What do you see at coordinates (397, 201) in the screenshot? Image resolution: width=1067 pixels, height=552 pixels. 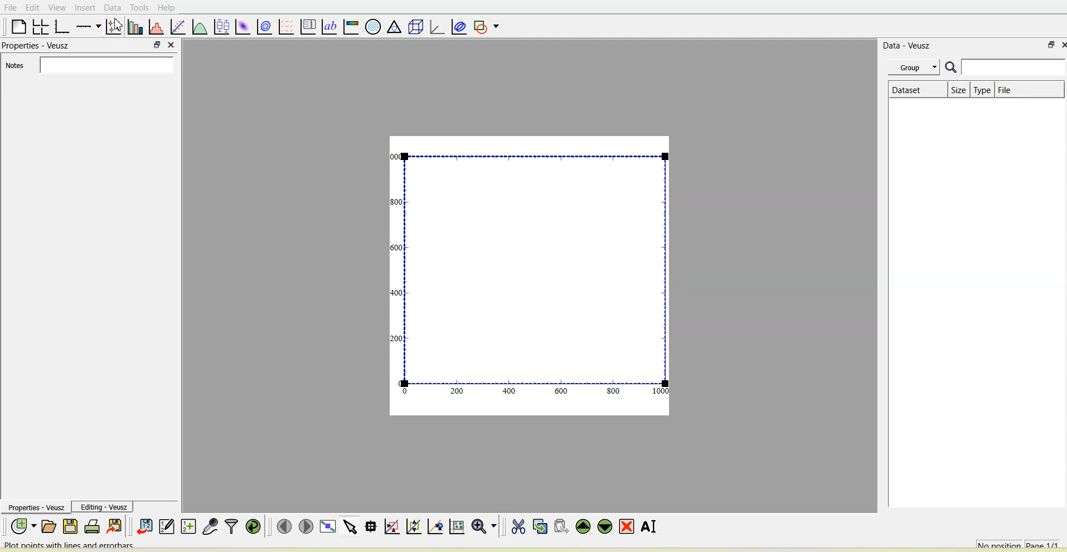 I see `300` at bounding box center [397, 201].